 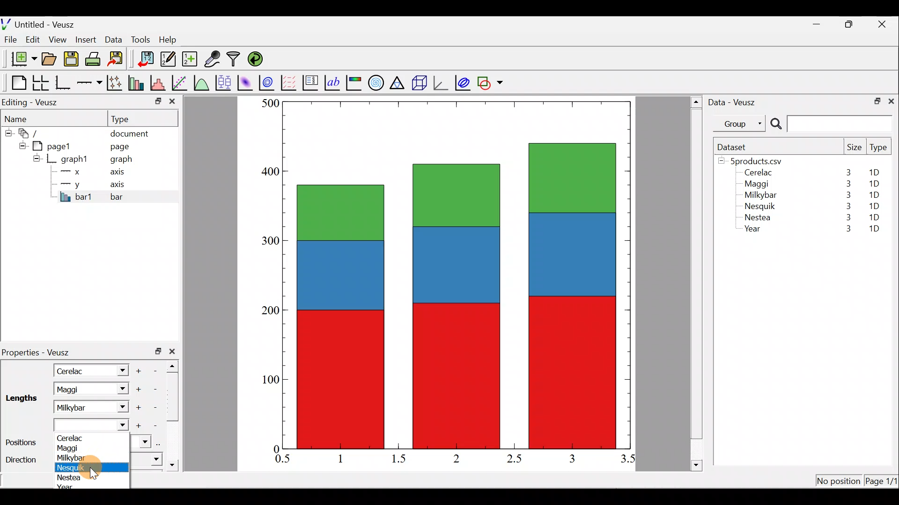 I want to click on 3, so click(x=571, y=458).